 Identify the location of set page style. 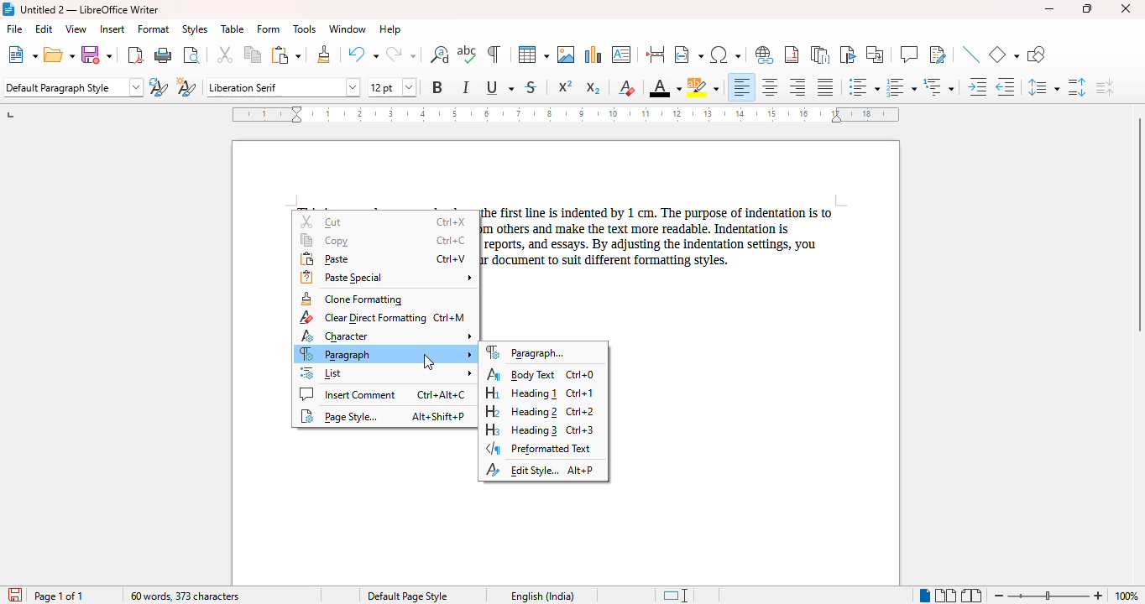
(73, 87).